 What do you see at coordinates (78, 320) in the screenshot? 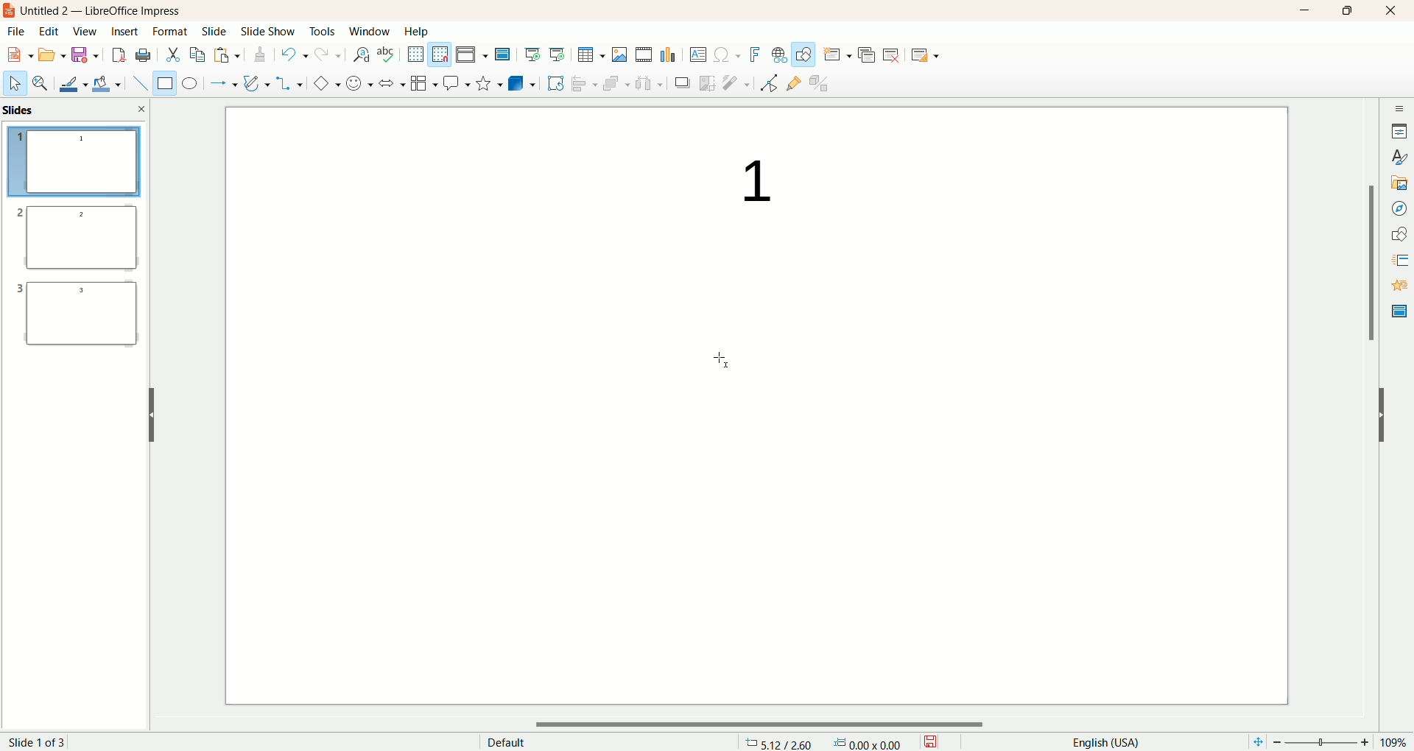
I see `slide 3` at bounding box center [78, 320].